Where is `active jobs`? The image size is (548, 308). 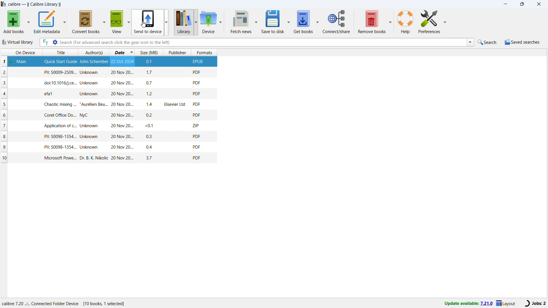 active jobs is located at coordinates (534, 303).